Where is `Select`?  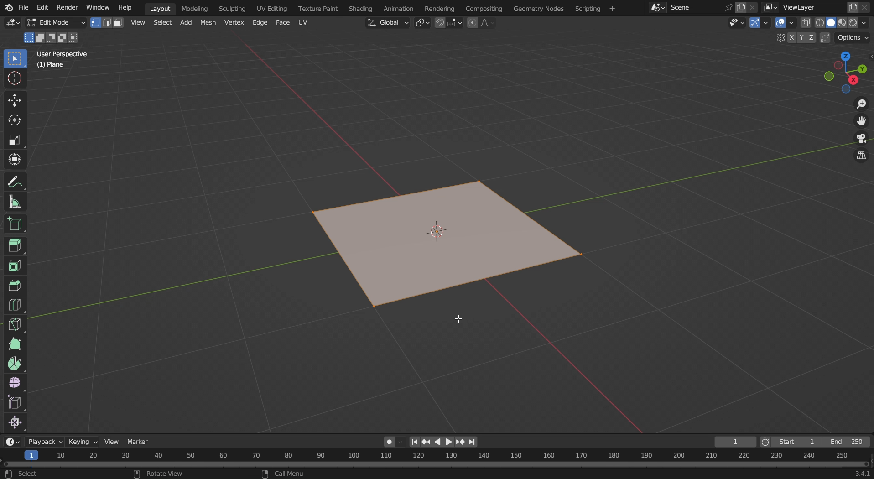
Select is located at coordinates (161, 24).